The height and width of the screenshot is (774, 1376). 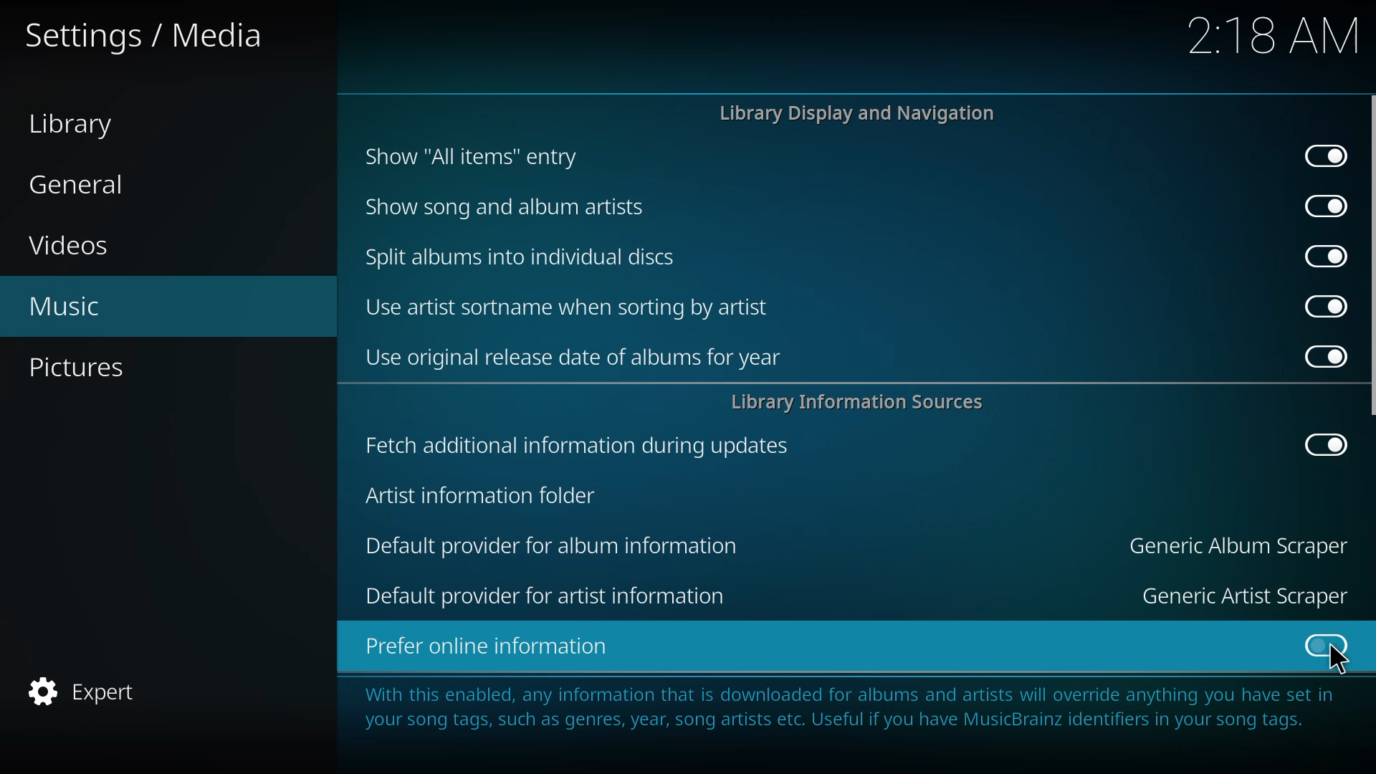 I want to click on generic, so click(x=1243, y=546).